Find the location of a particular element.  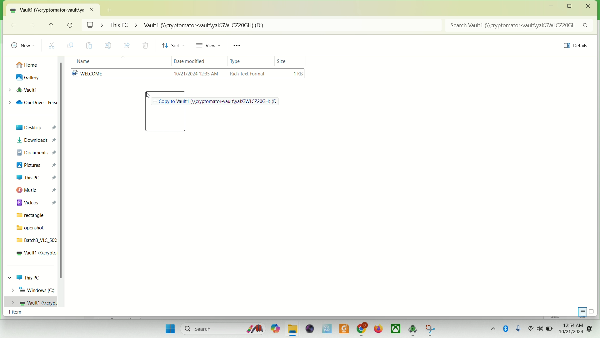

up to is located at coordinates (53, 27).